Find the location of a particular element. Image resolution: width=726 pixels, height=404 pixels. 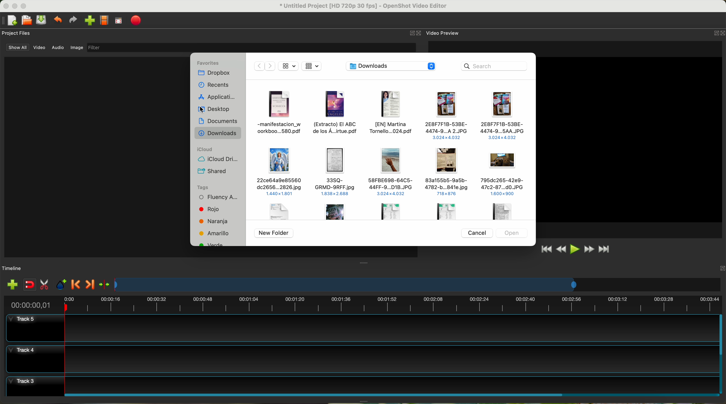

track 5 is located at coordinates (363, 328).